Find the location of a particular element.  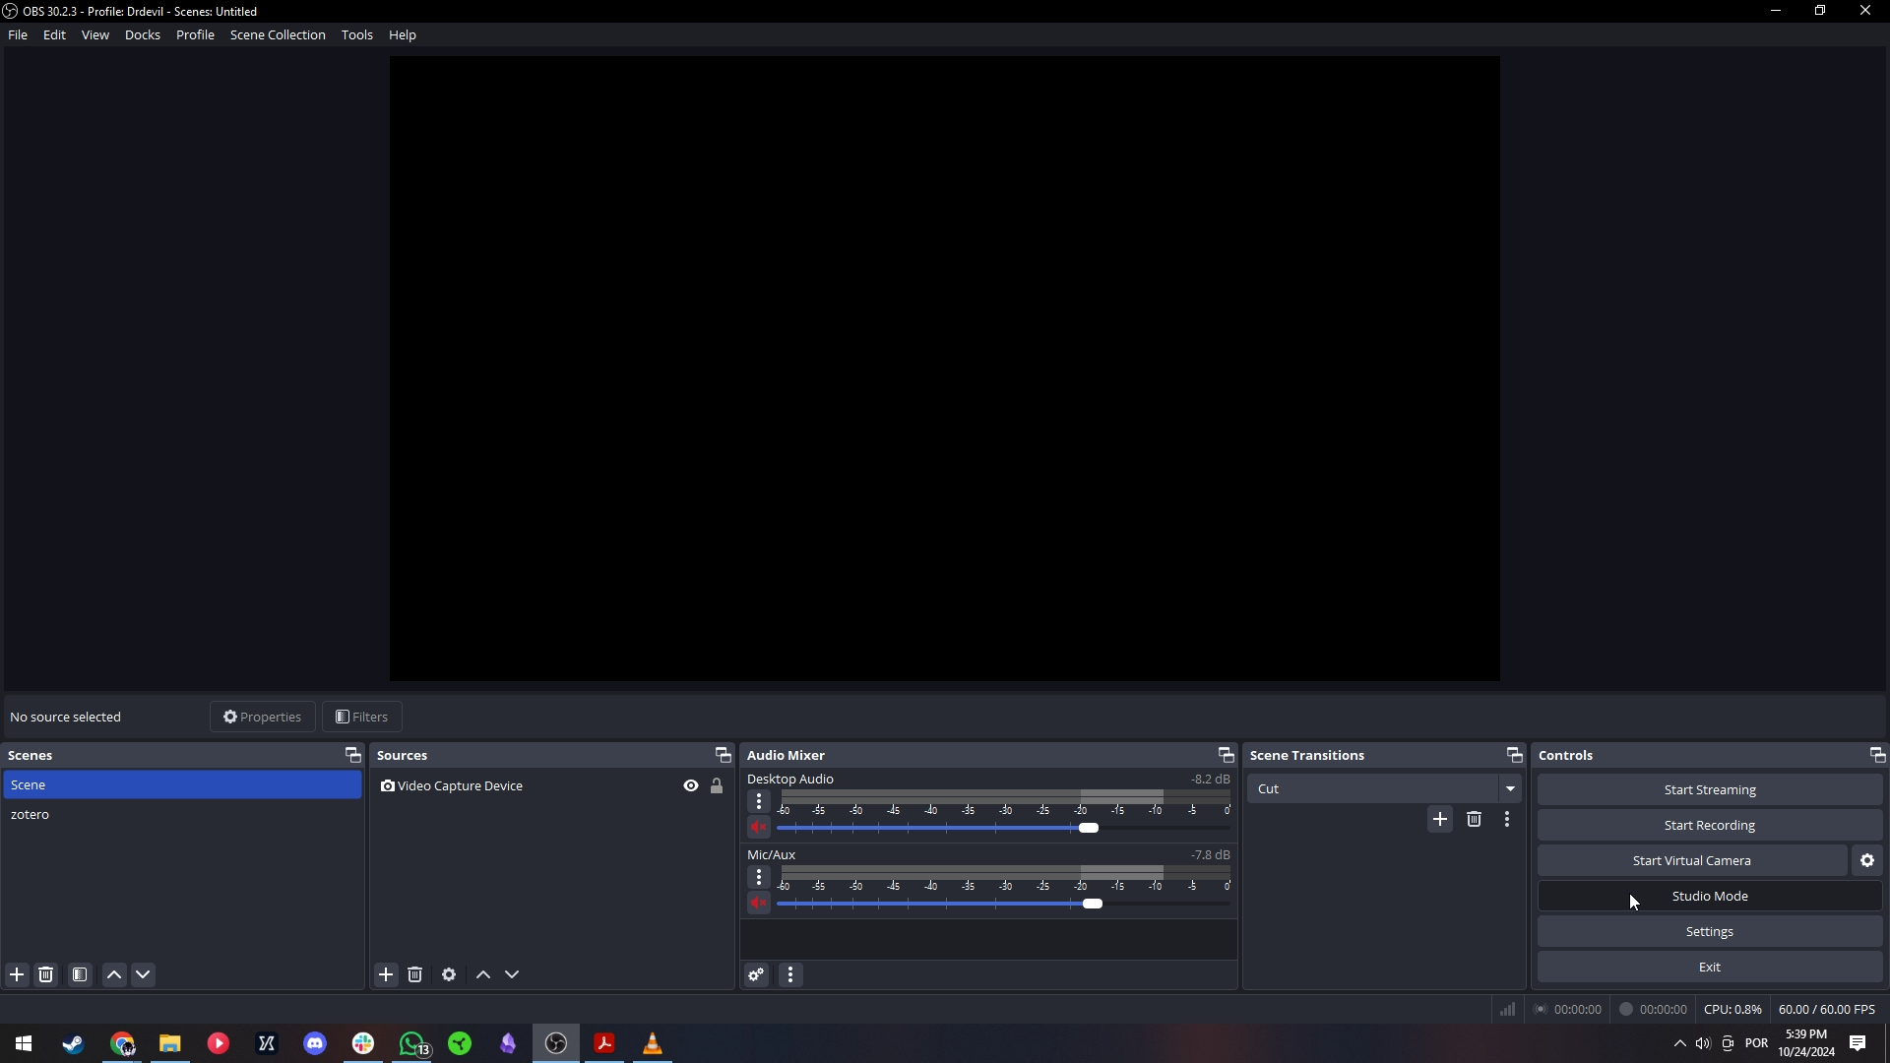

Sources is located at coordinates (540, 756).